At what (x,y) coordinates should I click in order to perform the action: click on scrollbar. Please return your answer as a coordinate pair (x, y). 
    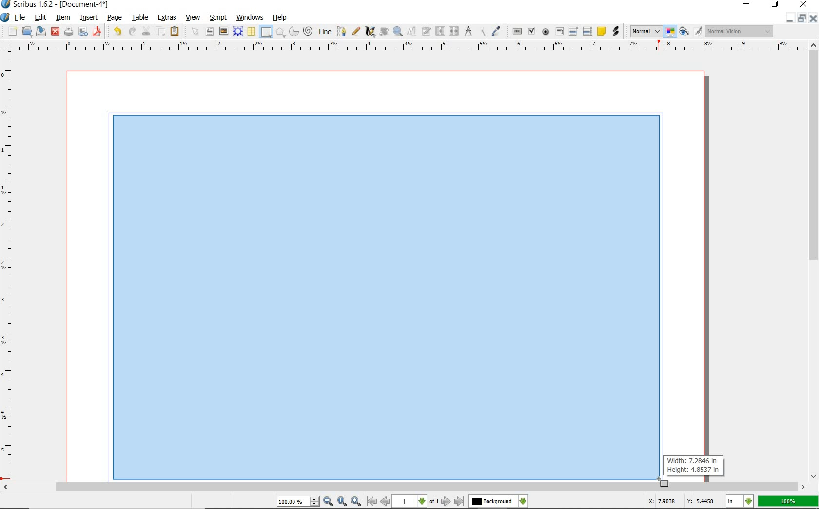
    Looking at the image, I should click on (813, 261).